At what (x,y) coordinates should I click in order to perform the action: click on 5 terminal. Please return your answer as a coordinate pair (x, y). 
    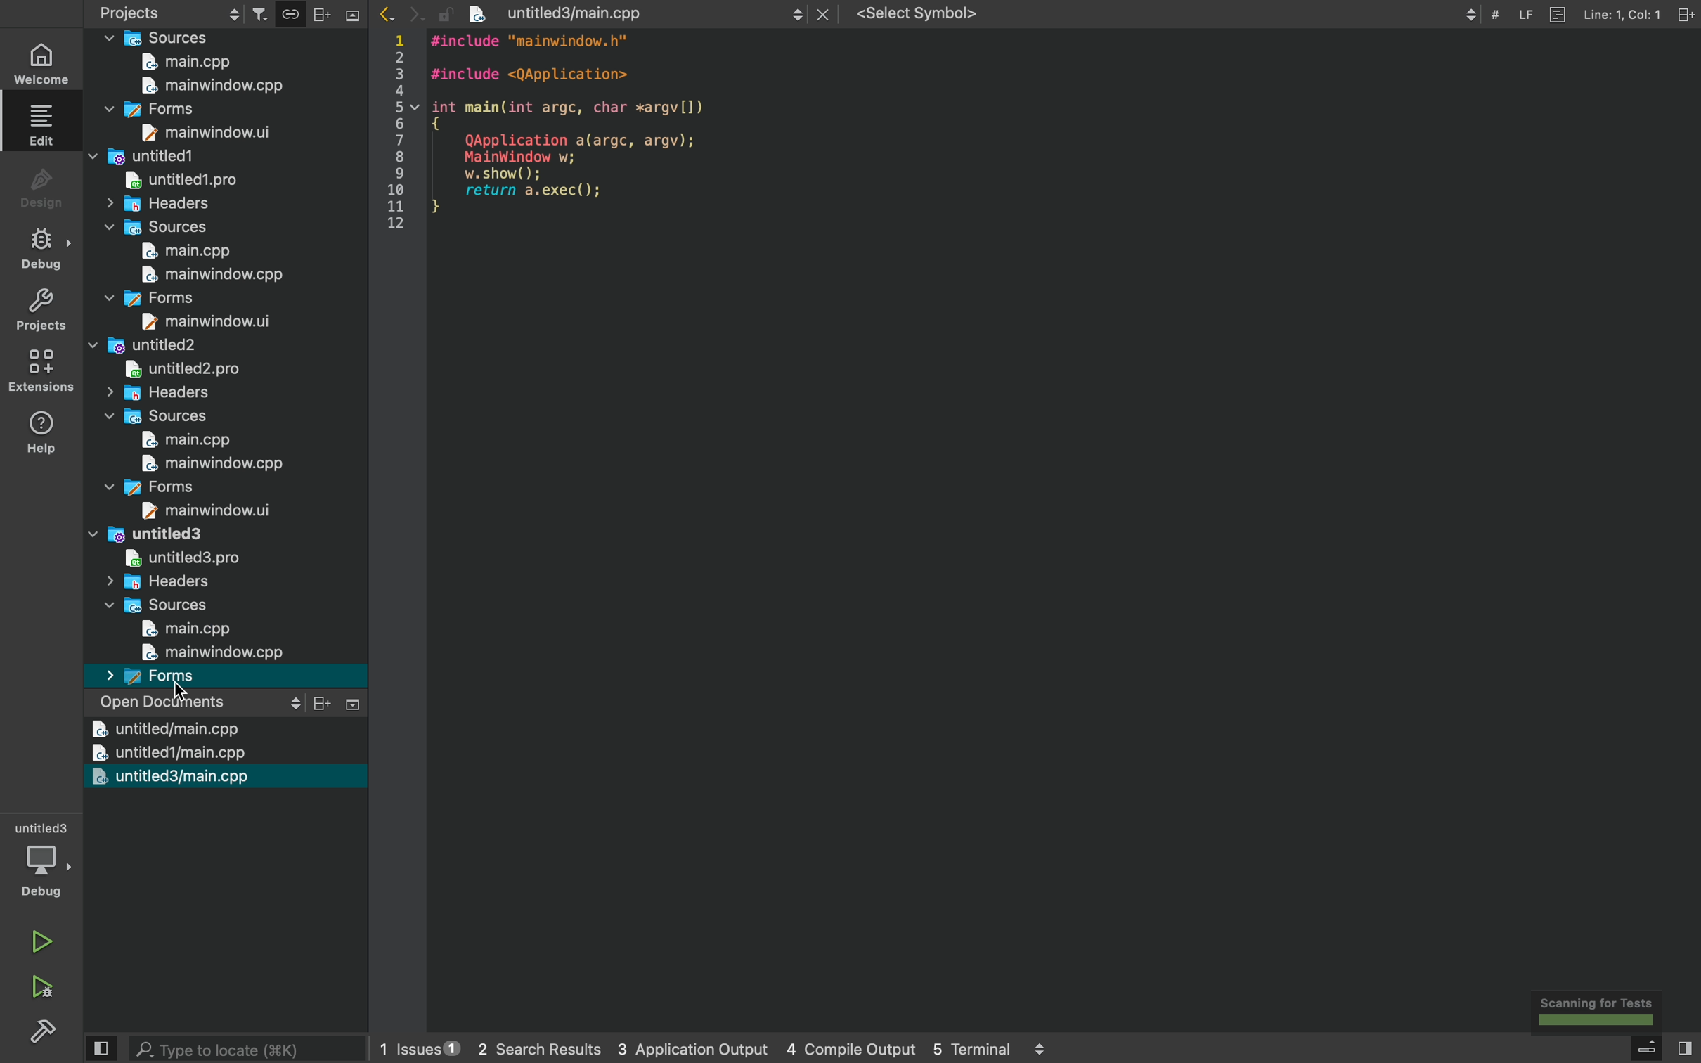
    Looking at the image, I should click on (983, 1050).